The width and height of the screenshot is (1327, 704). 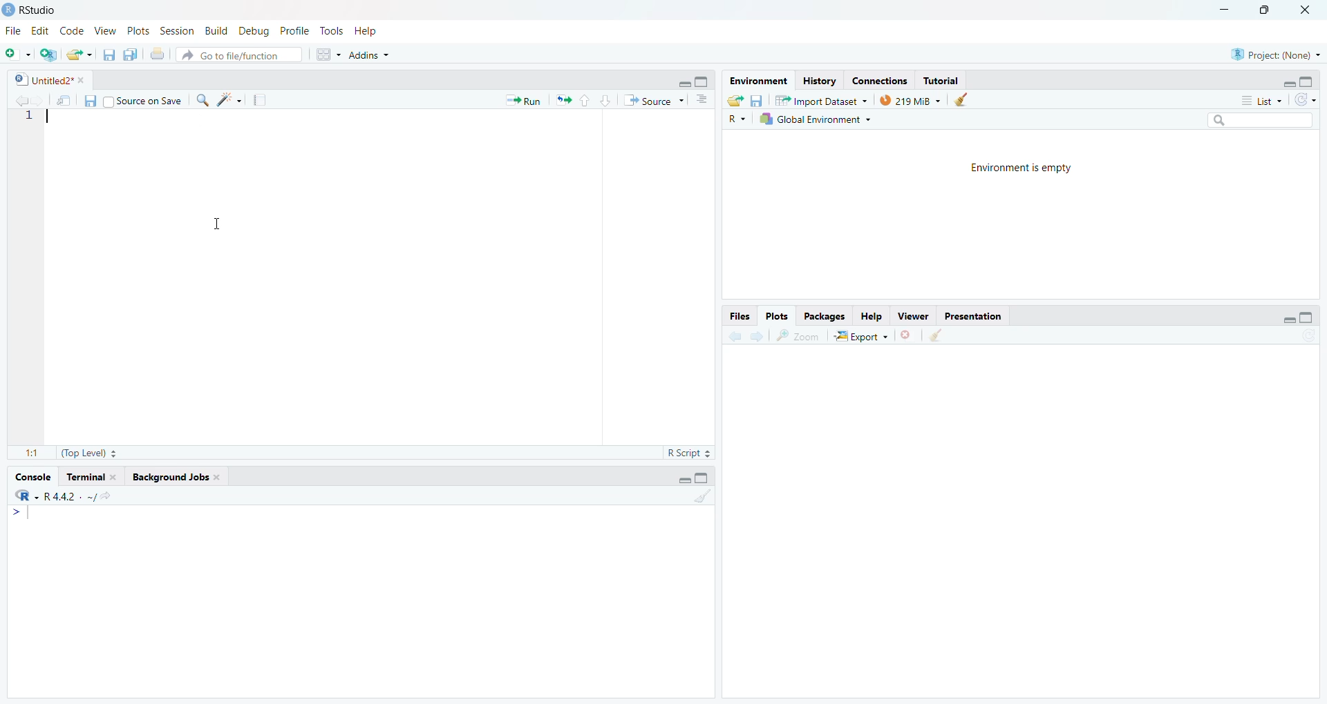 I want to click on Project: (None), so click(x=1274, y=53).